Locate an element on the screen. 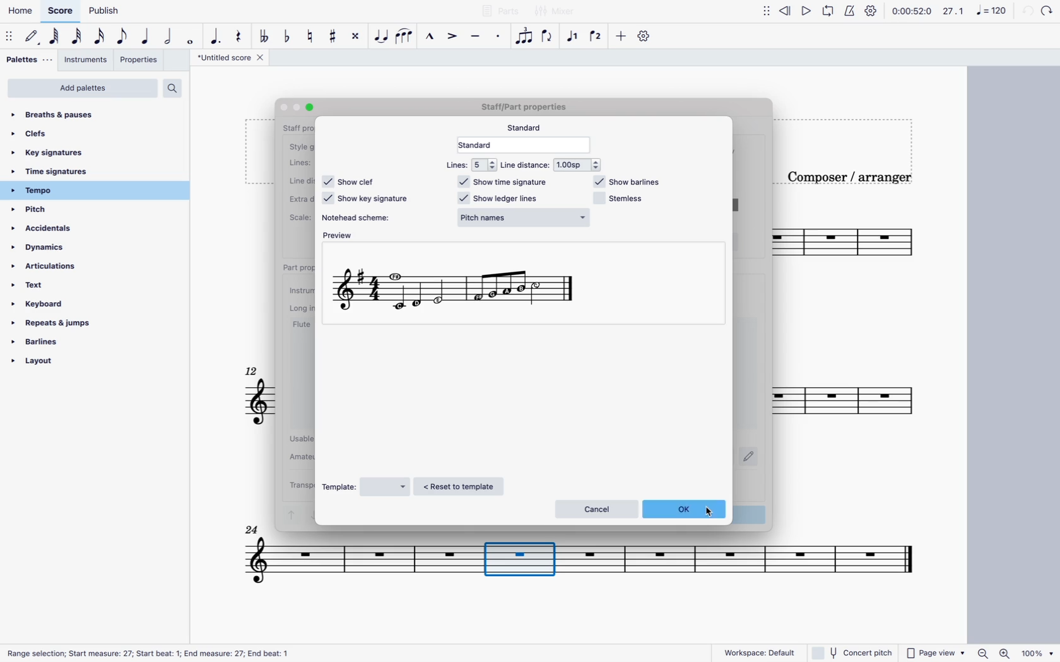 This screenshot has width=1060, height=662. composer / arranger is located at coordinates (854, 175).